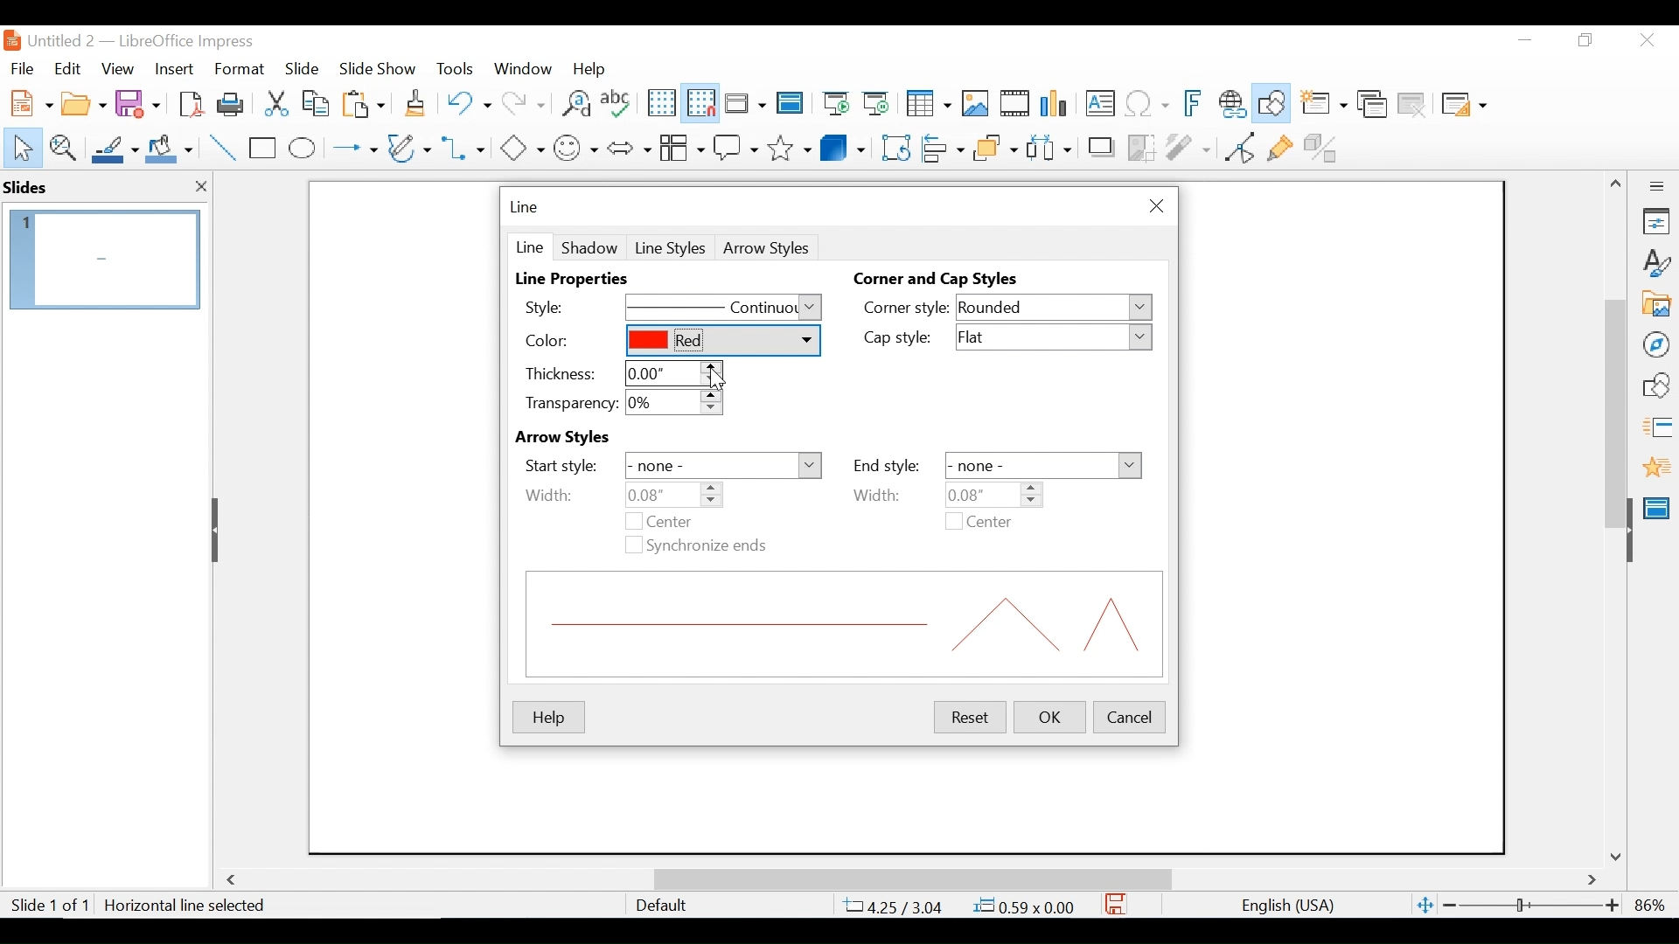  I want to click on o.oo", so click(671, 373).